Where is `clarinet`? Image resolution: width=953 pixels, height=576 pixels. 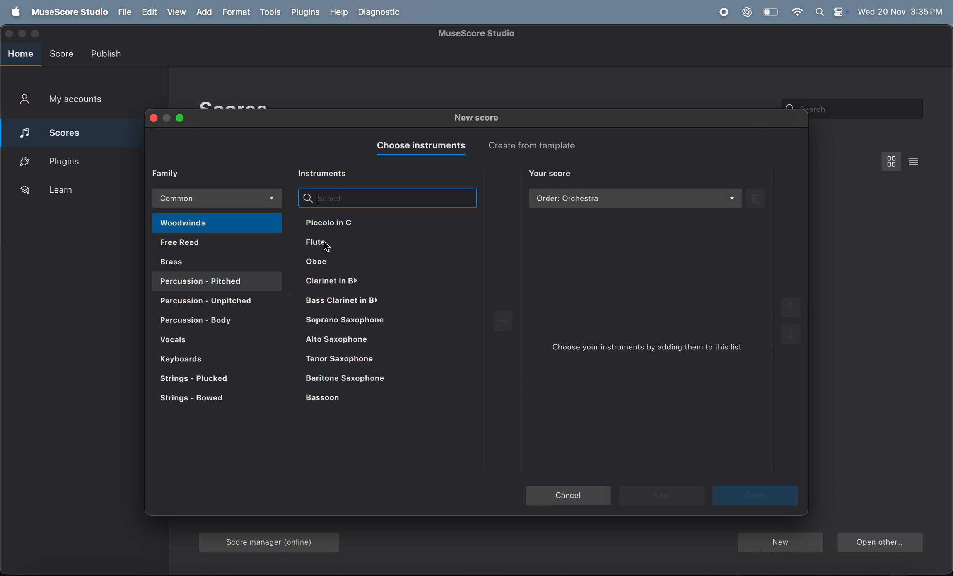 clarinet is located at coordinates (369, 280).